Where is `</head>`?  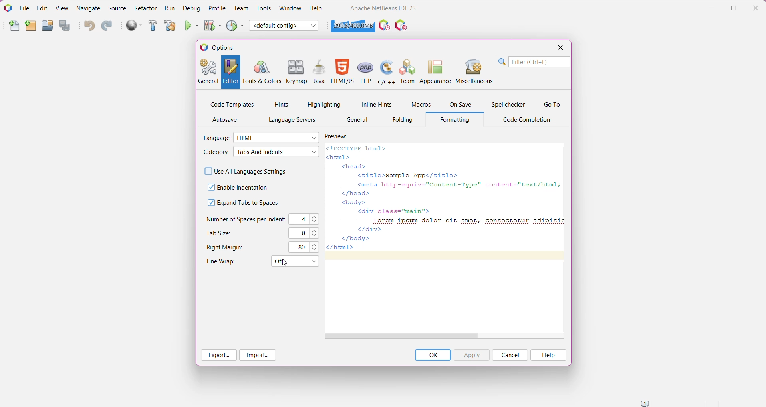 </head> is located at coordinates (353, 193).